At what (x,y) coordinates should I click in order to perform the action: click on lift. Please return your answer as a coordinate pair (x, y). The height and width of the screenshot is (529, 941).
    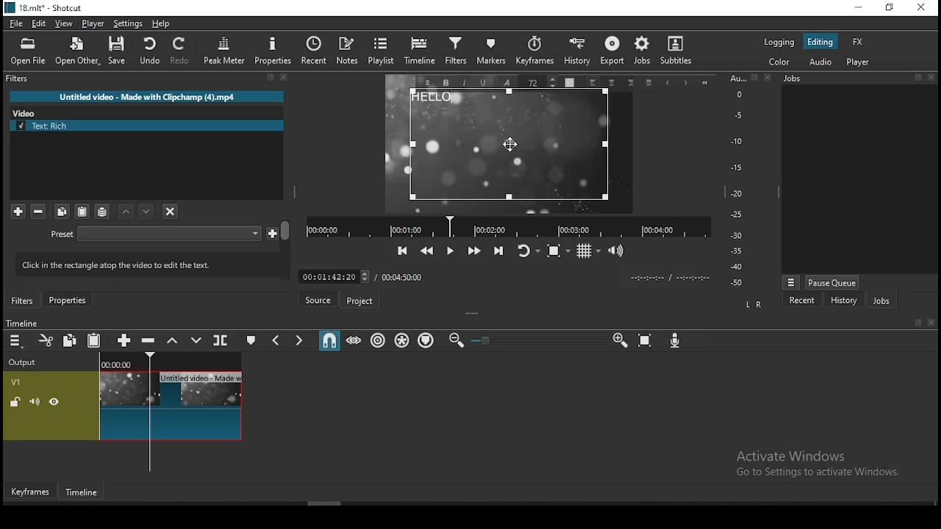
    Looking at the image, I should click on (173, 339).